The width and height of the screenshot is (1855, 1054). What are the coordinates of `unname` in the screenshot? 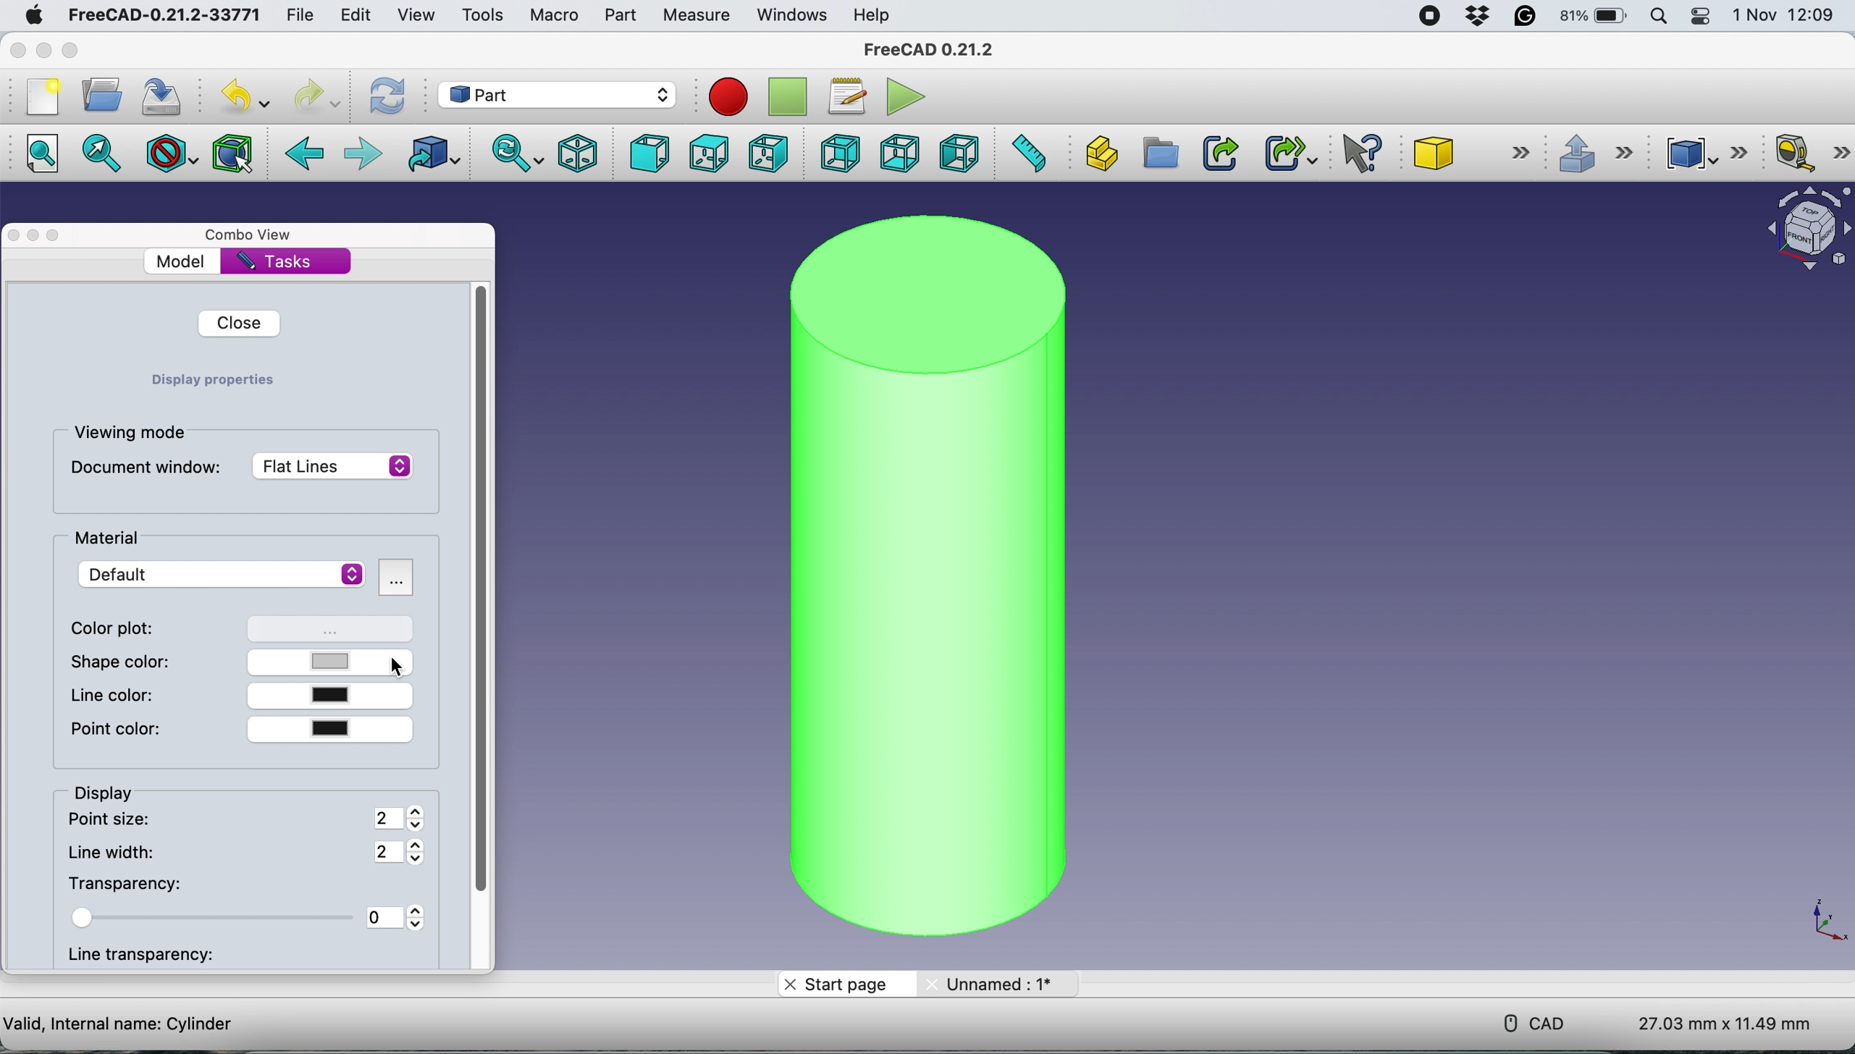 It's located at (994, 985).